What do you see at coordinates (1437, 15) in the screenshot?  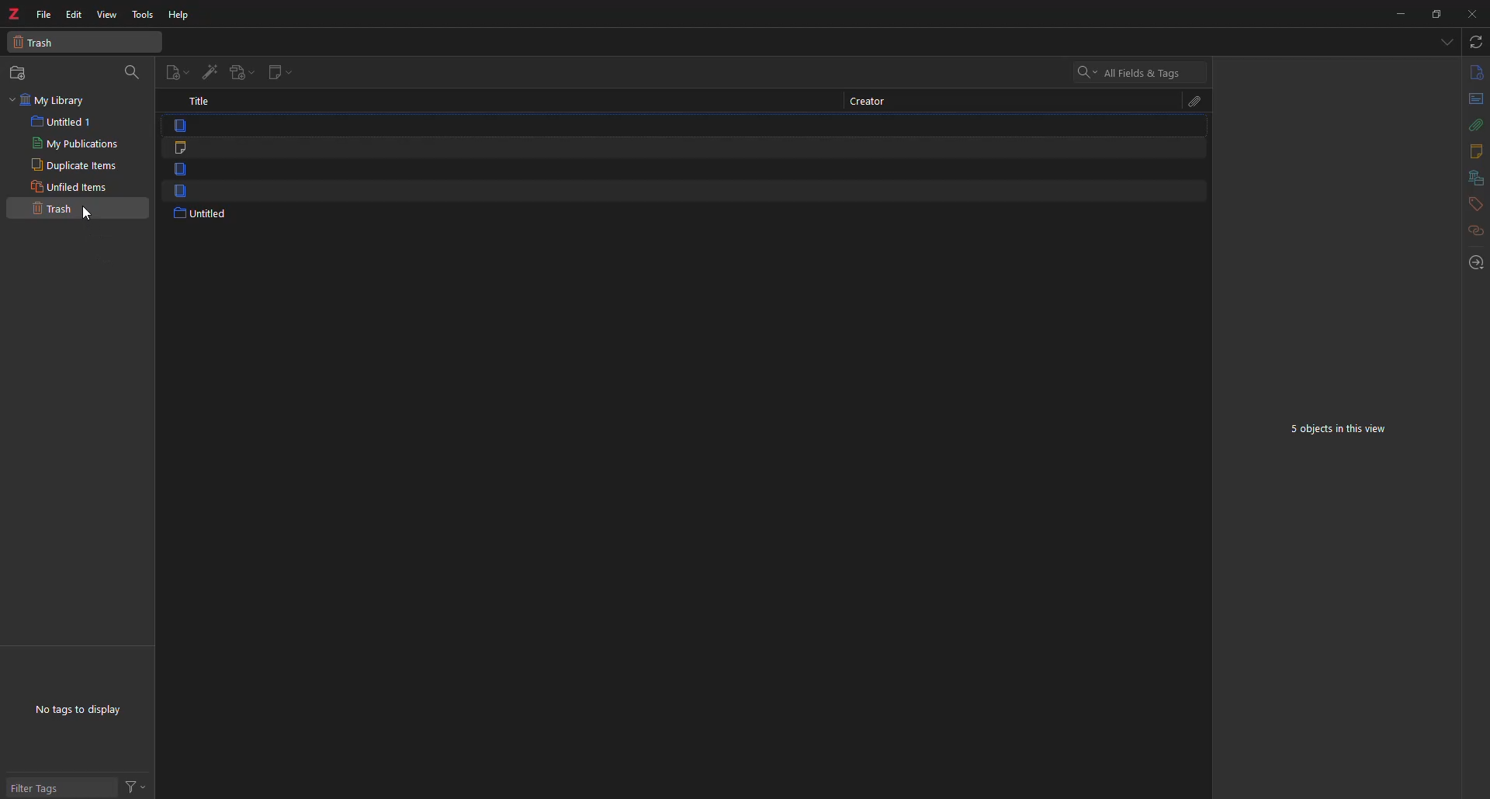 I see `maximize` at bounding box center [1437, 15].